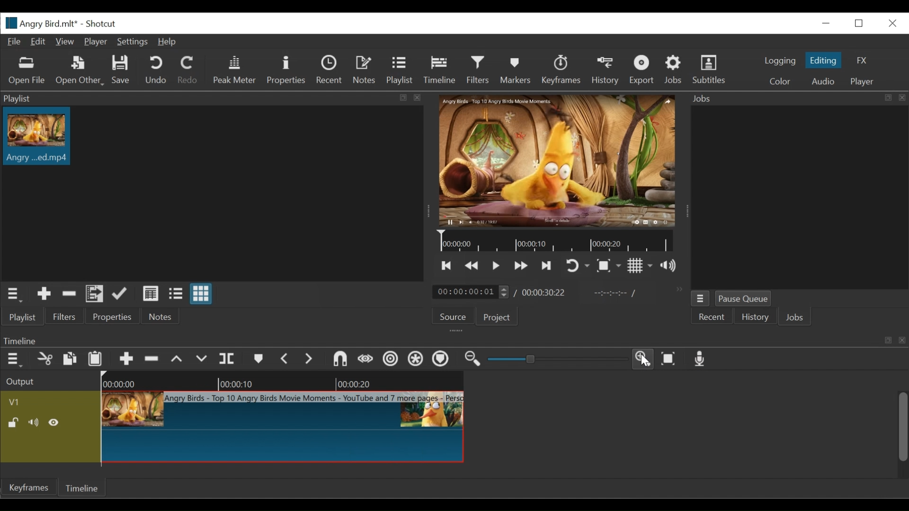  Describe the element at coordinates (309, 359) in the screenshot. I see `Next Marker` at that location.